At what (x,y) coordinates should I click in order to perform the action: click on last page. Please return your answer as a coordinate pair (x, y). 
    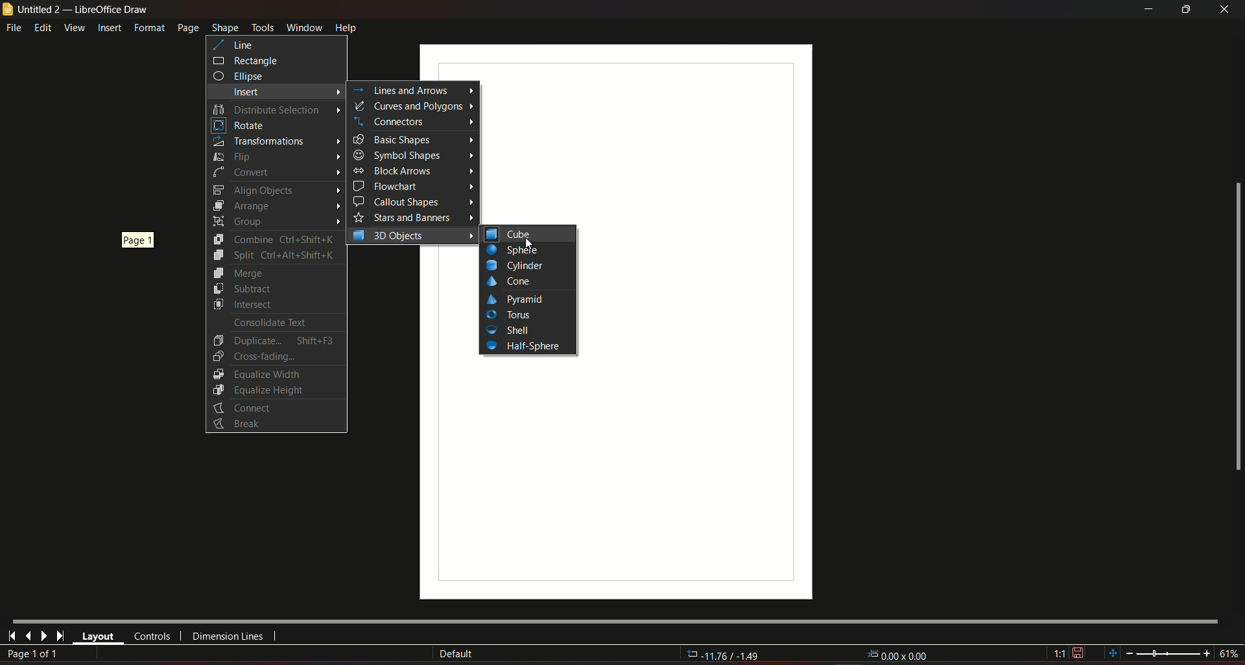
    Looking at the image, I should click on (28, 635).